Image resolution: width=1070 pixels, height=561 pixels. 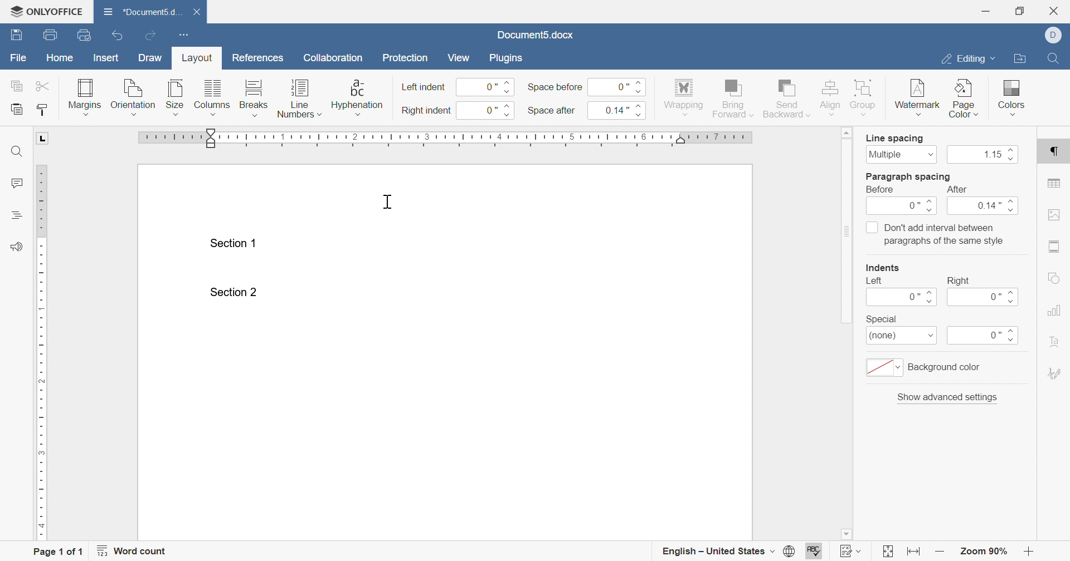 What do you see at coordinates (337, 60) in the screenshot?
I see `collaboration` at bounding box center [337, 60].